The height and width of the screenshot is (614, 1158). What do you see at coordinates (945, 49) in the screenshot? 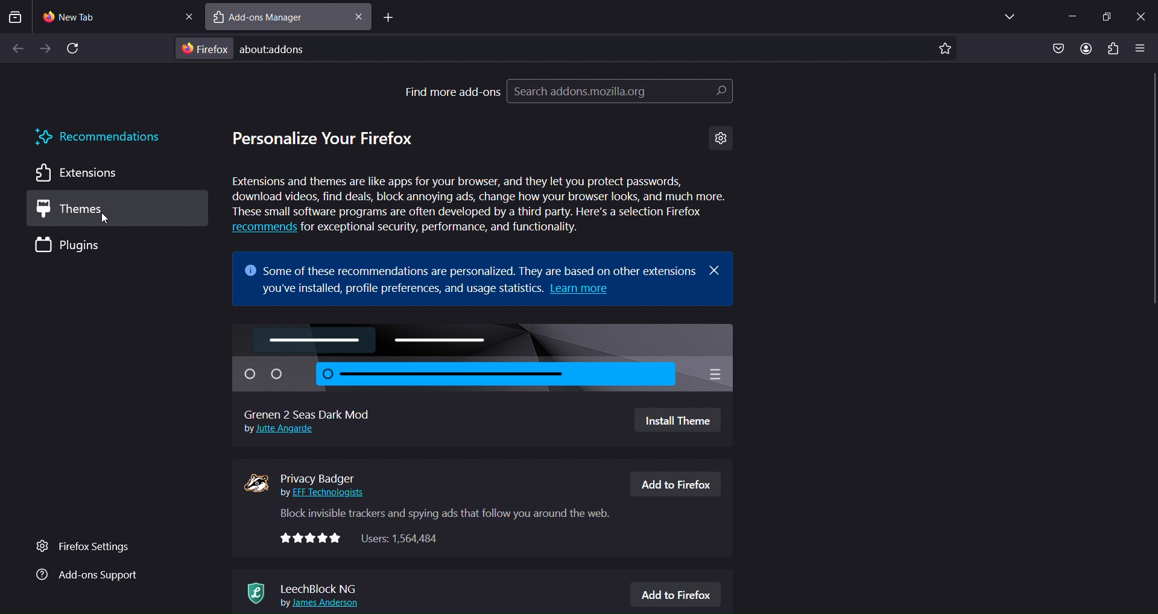
I see `bookmark page` at bounding box center [945, 49].